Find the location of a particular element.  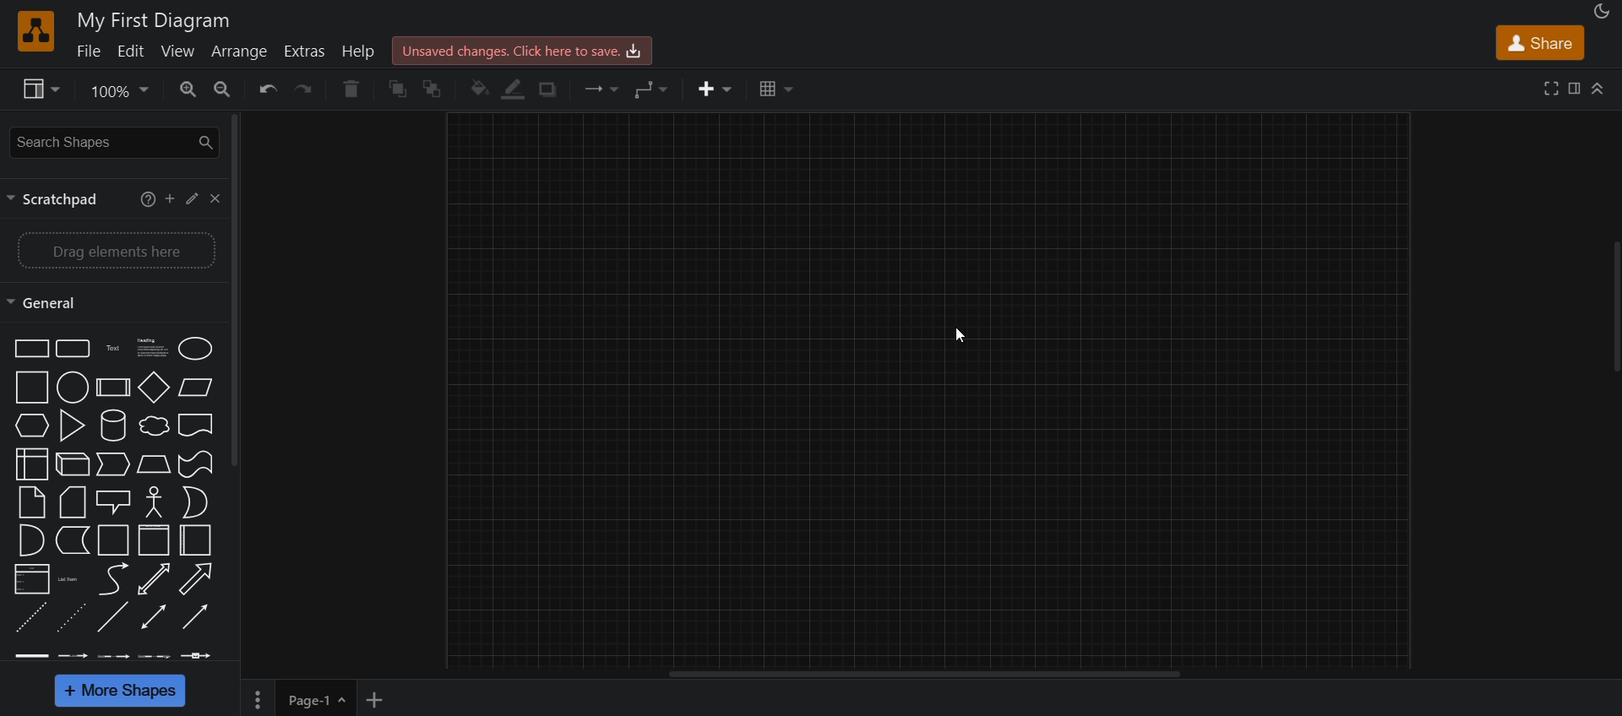

pages is located at coordinates (253, 700).